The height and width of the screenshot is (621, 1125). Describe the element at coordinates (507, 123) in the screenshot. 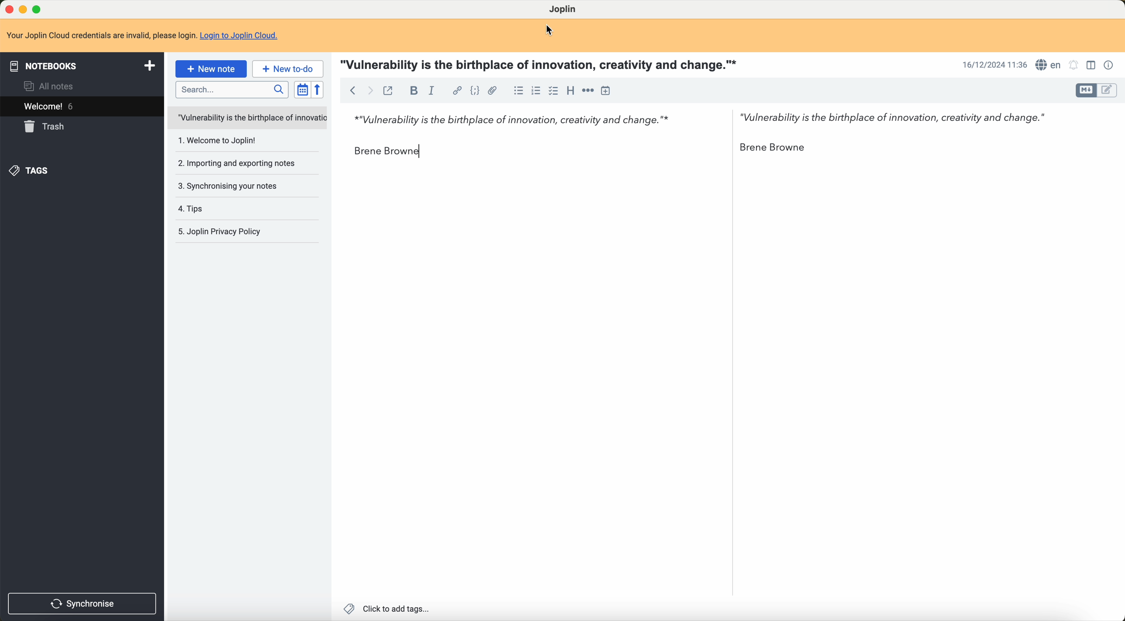

I see `*"Vulnerability is the birthplace of innovation, creativity and change.”` at that location.